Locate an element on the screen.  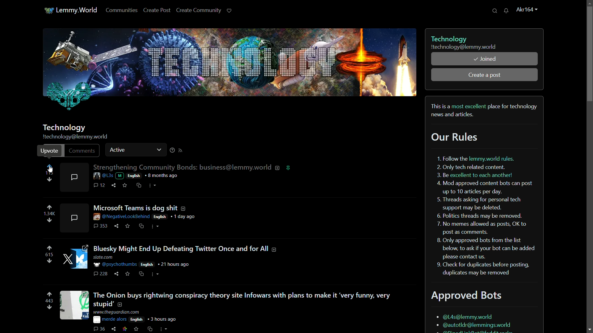
number of votes is located at coordinates (50, 254).